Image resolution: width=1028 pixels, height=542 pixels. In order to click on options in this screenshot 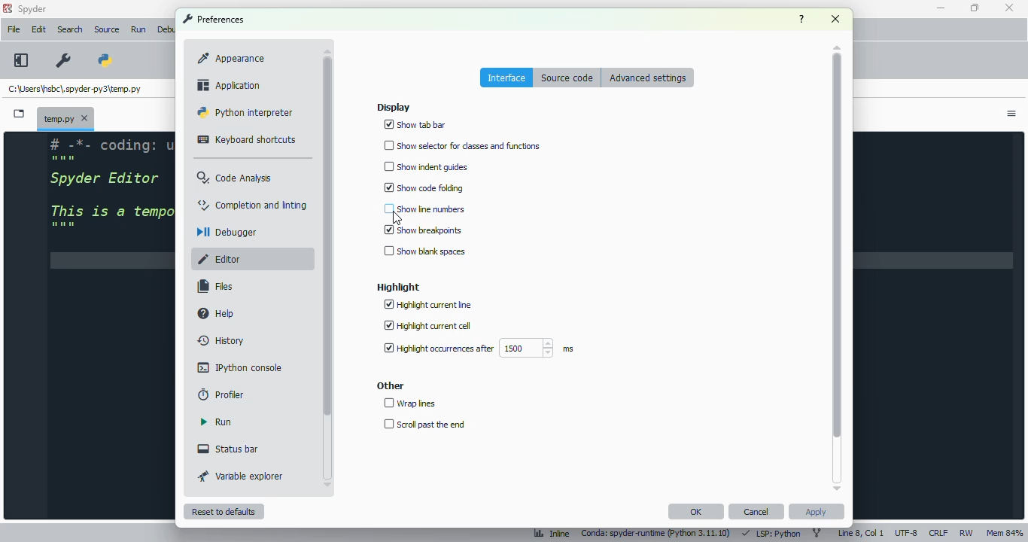, I will do `click(1013, 115)`.